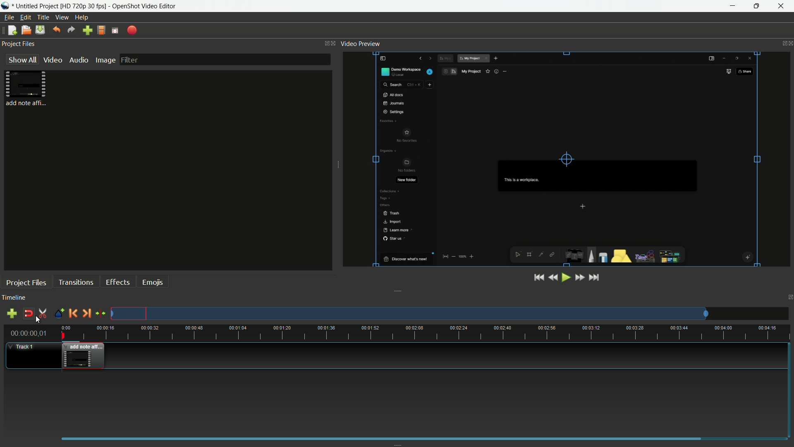  I want to click on project files, so click(26, 283).